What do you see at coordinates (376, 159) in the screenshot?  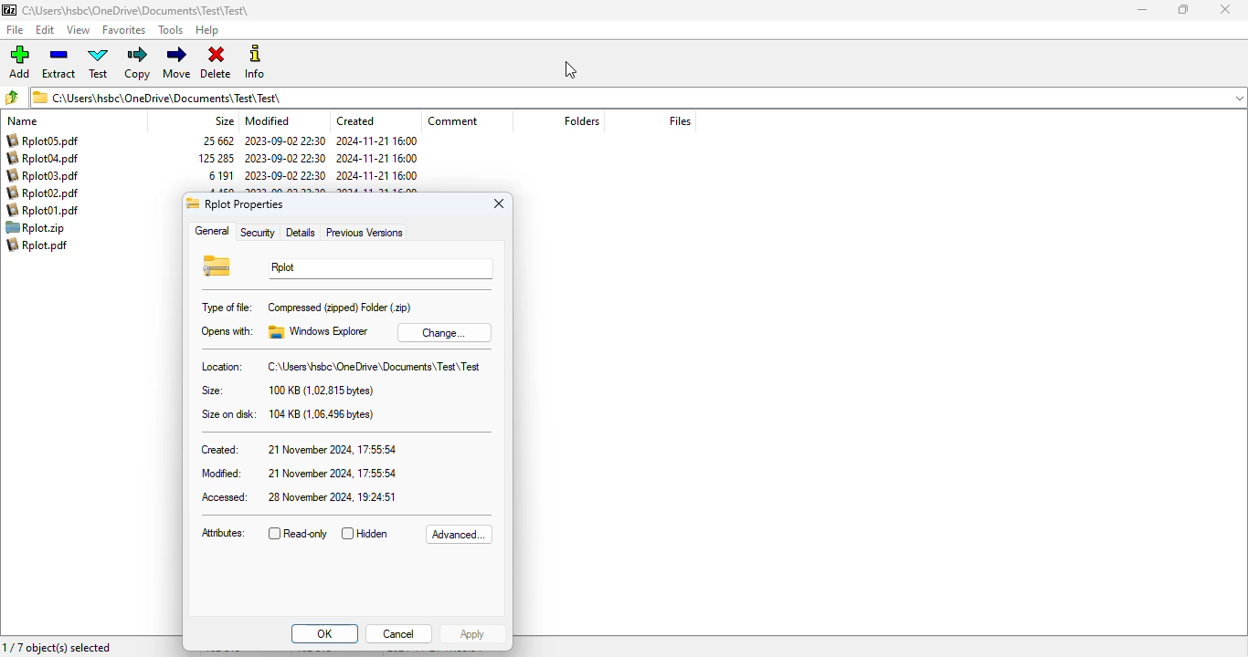 I see `created date & time` at bounding box center [376, 159].